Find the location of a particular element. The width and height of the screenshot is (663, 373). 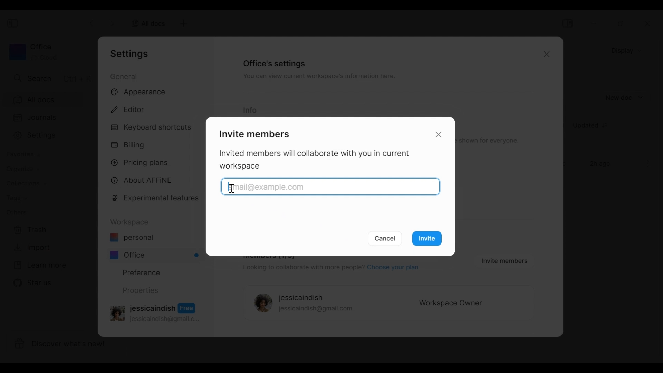

Show/Hide Sidebar is located at coordinates (567, 23).